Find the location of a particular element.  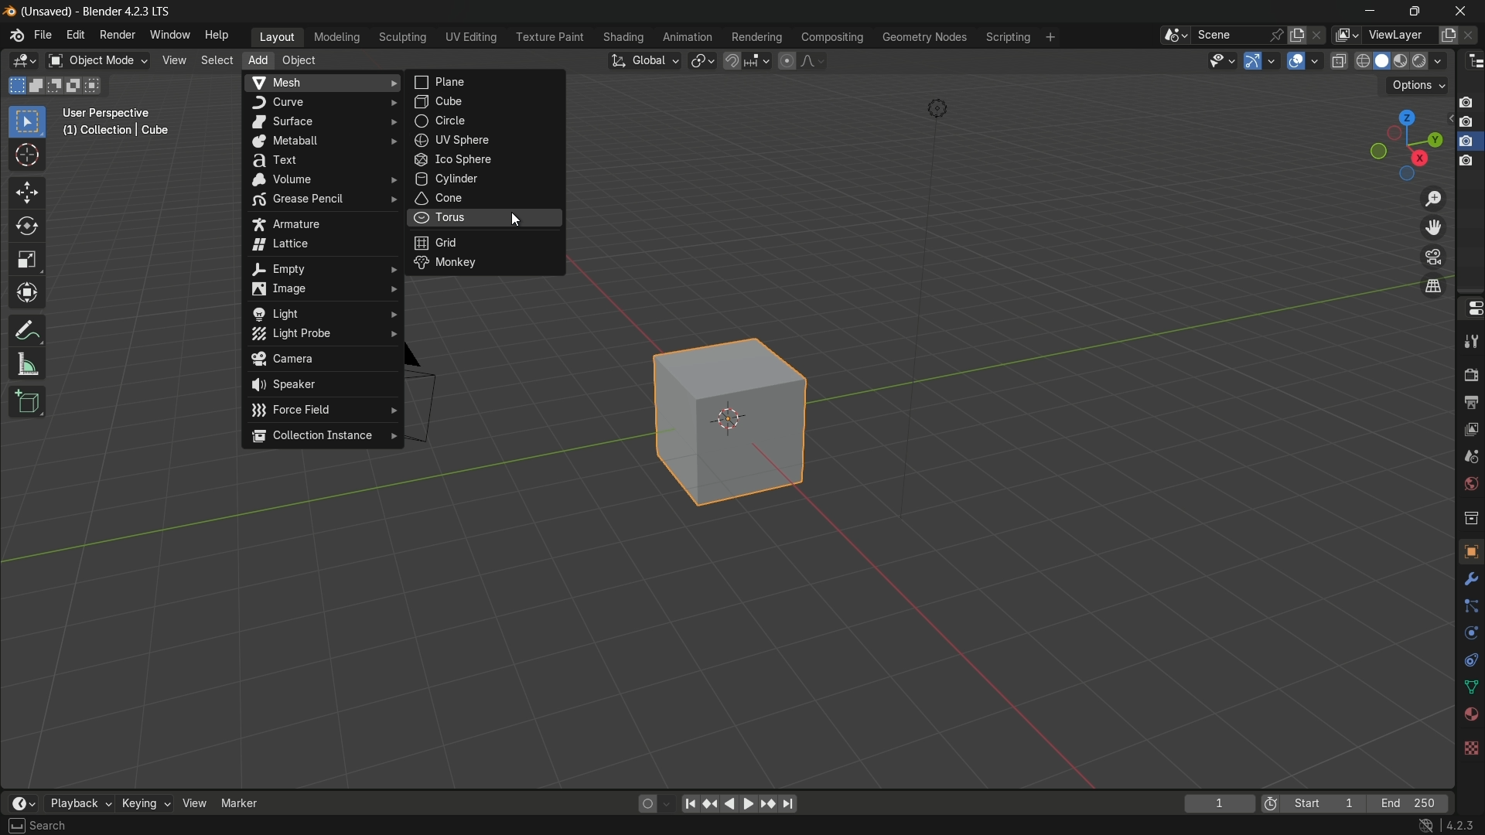

uv sphere is located at coordinates (489, 139).